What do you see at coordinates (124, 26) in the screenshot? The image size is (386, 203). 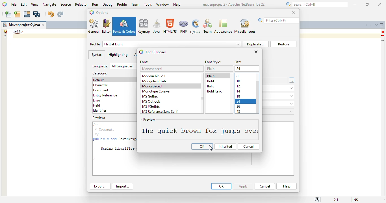 I see `fonts & colors` at bounding box center [124, 26].